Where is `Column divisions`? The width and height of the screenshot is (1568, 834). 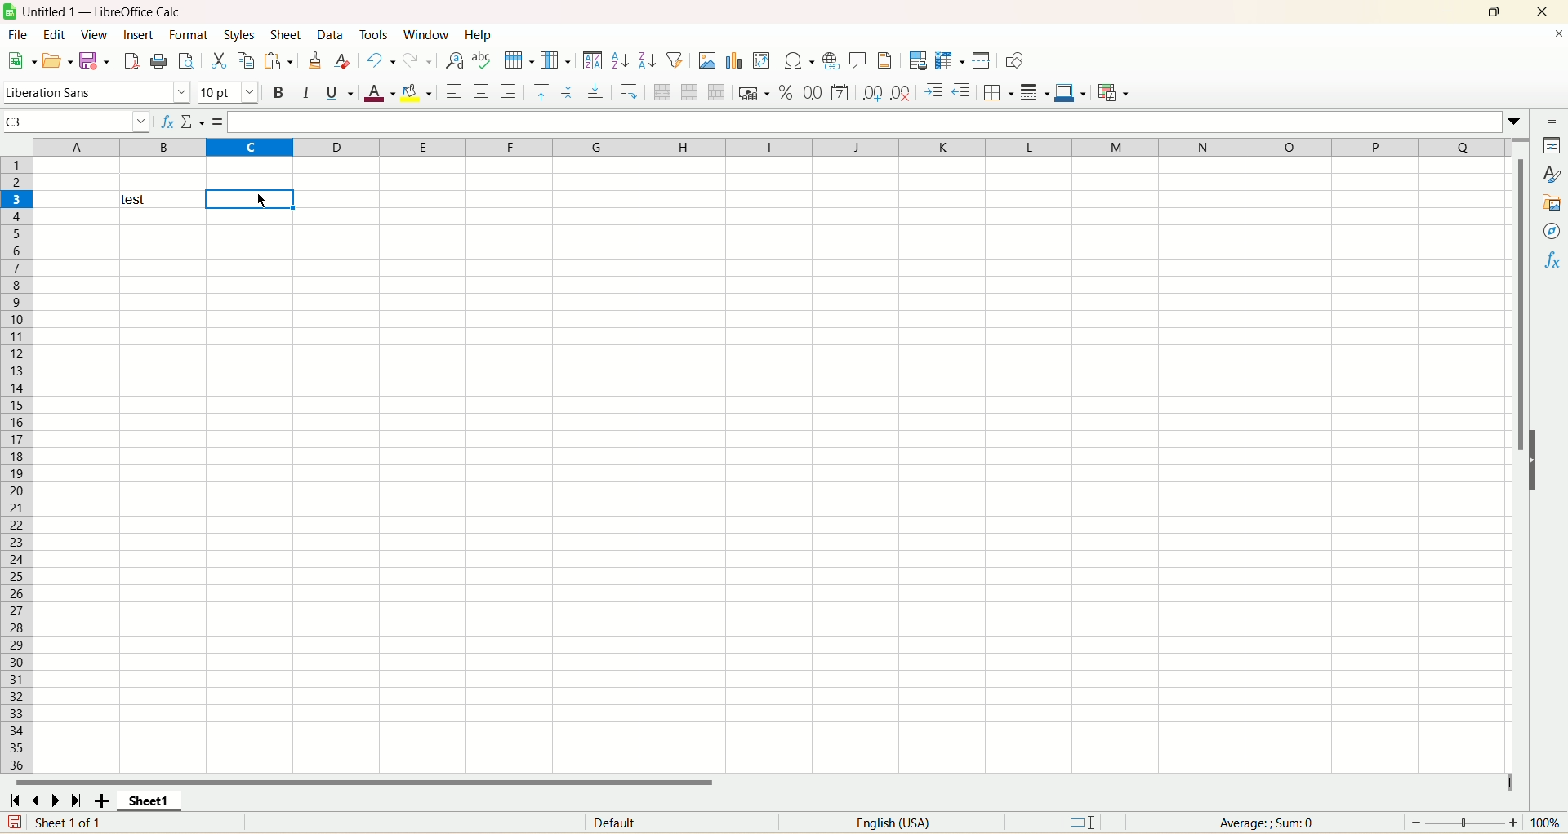
Column divisions is located at coordinates (118, 147).